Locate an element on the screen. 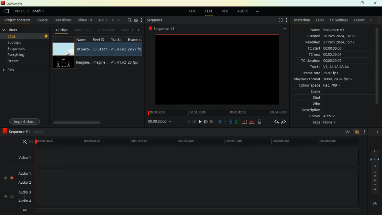 The image size is (382, 215). video fx is located at coordinates (86, 20).